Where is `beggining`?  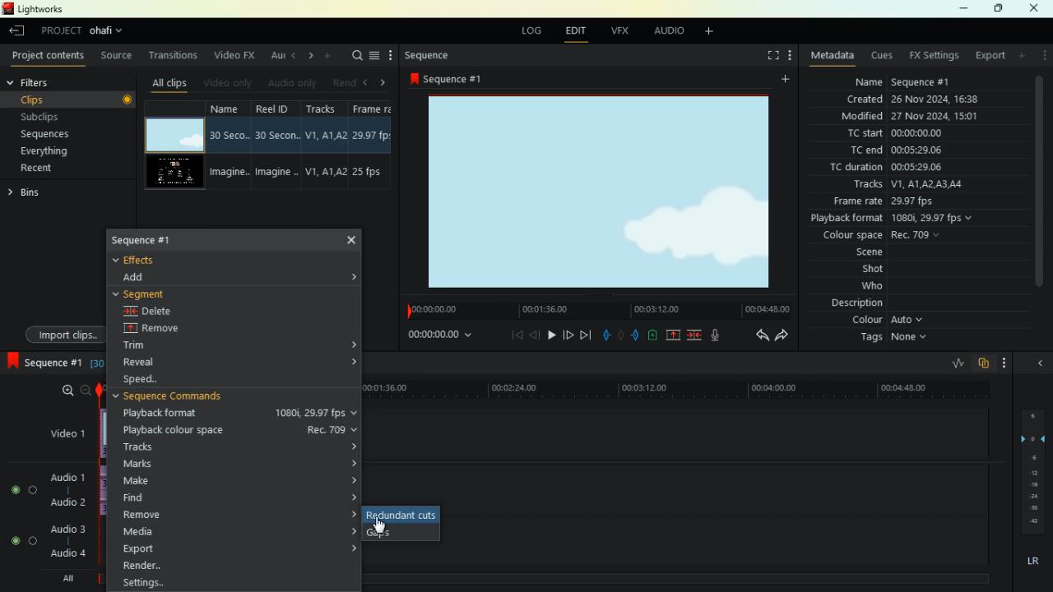 beggining is located at coordinates (513, 335).